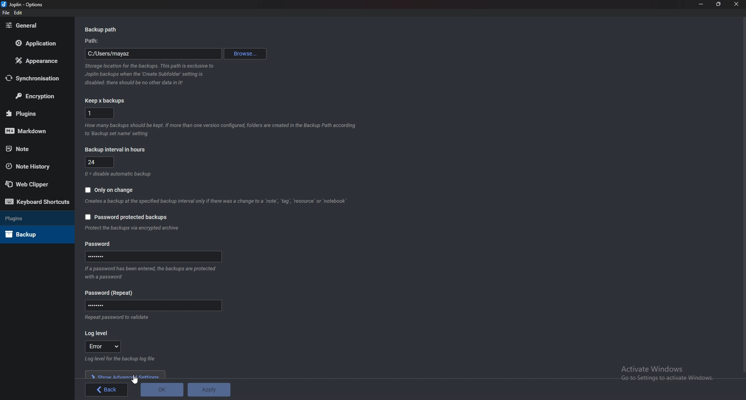  Describe the element at coordinates (155, 273) in the screenshot. I see `Info` at that location.